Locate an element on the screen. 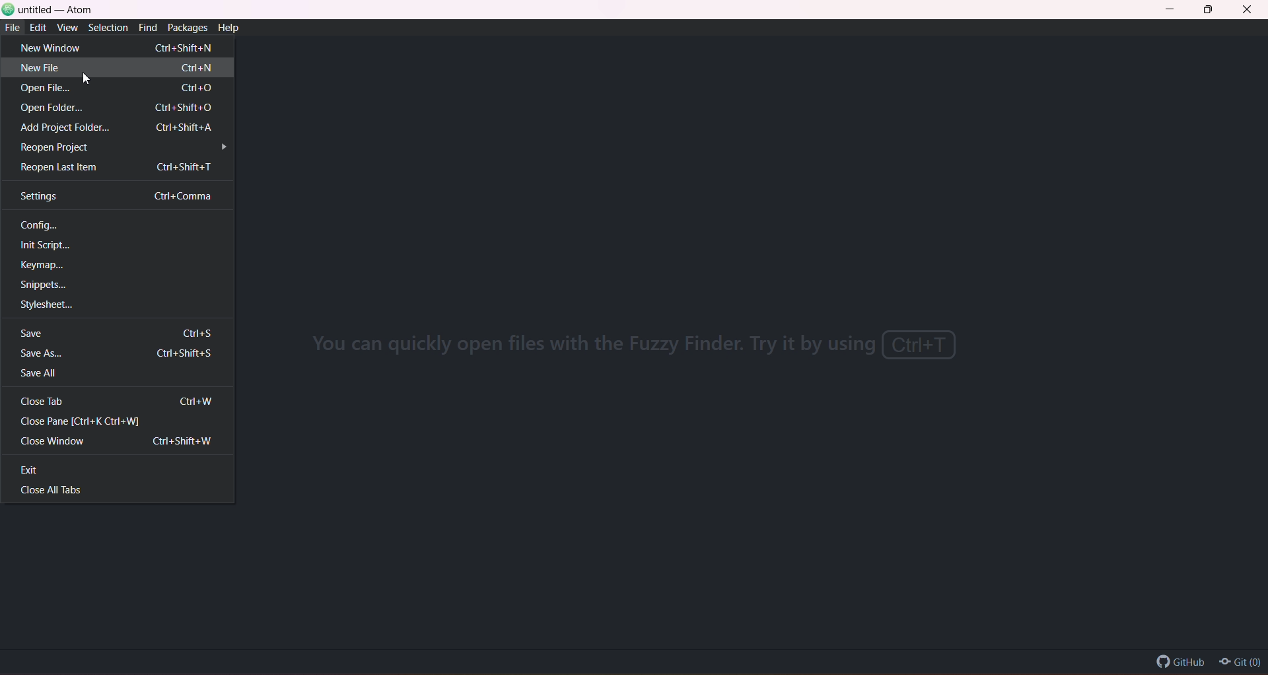  Save As... Ctrl+Shift+S is located at coordinates (119, 353).